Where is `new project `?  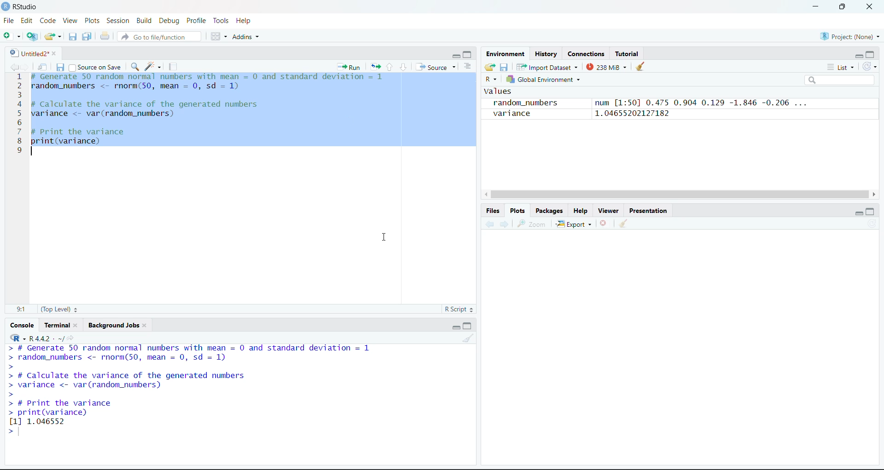
new project  is located at coordinates (32, 36).